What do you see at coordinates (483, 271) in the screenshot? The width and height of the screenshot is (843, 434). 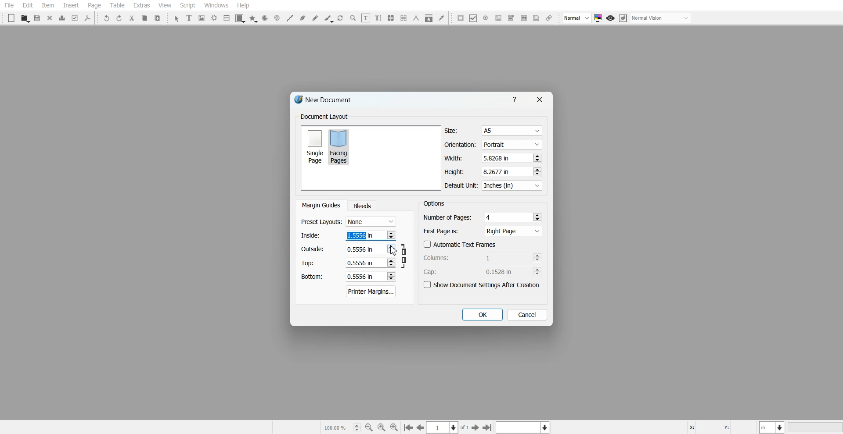 I see `Gap Adjuster` at bounding box center [483, 271].